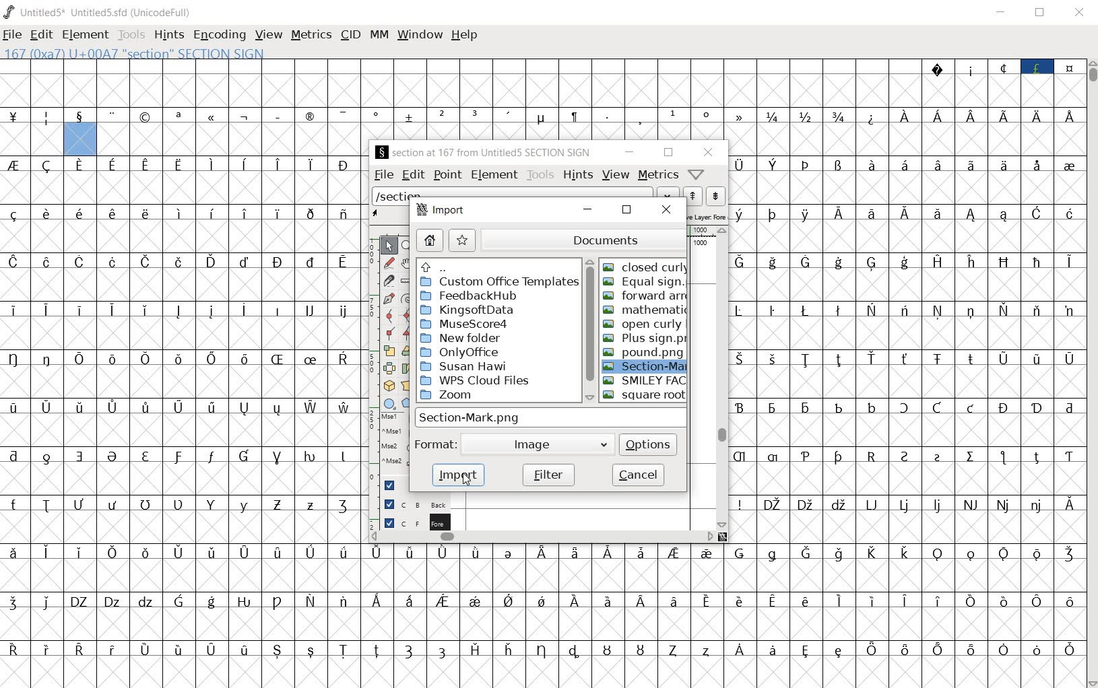 This screenshot has width=1098, height=688. What do you see at coordinates (187, 261) in the screenshot?
I see `special letters` at bounding box center [187, 261].